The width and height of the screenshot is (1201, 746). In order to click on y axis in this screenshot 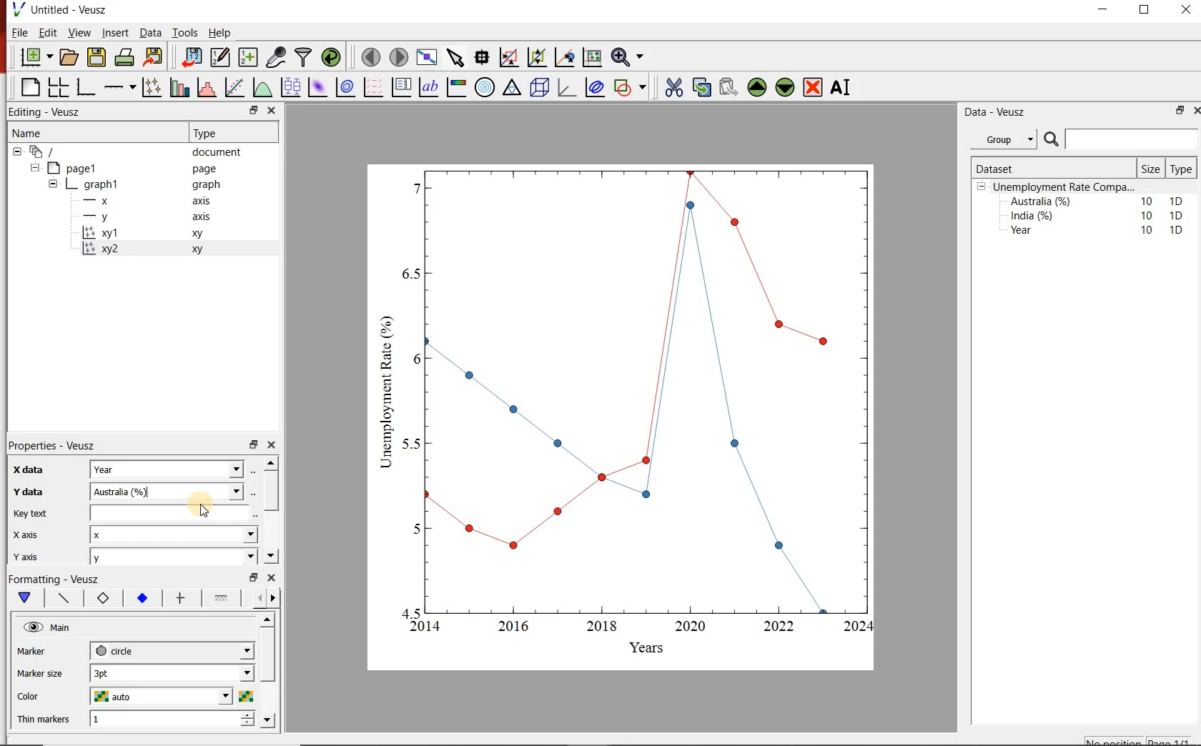, I will do `click(35, 554)`.